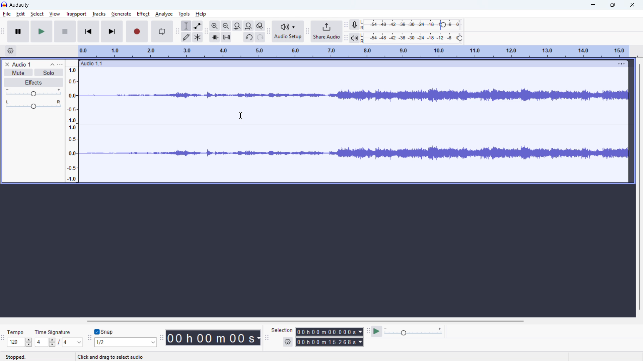  Describe the element at coordinates (215, 37) in the screenshot. I see `trim audio outside selection` at that location.